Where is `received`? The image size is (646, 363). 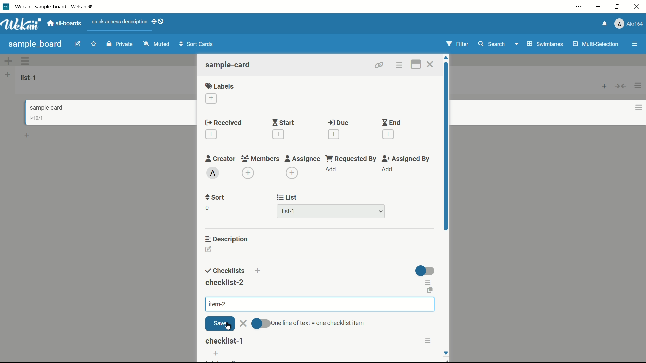
received is located at coordinates (223, 123).